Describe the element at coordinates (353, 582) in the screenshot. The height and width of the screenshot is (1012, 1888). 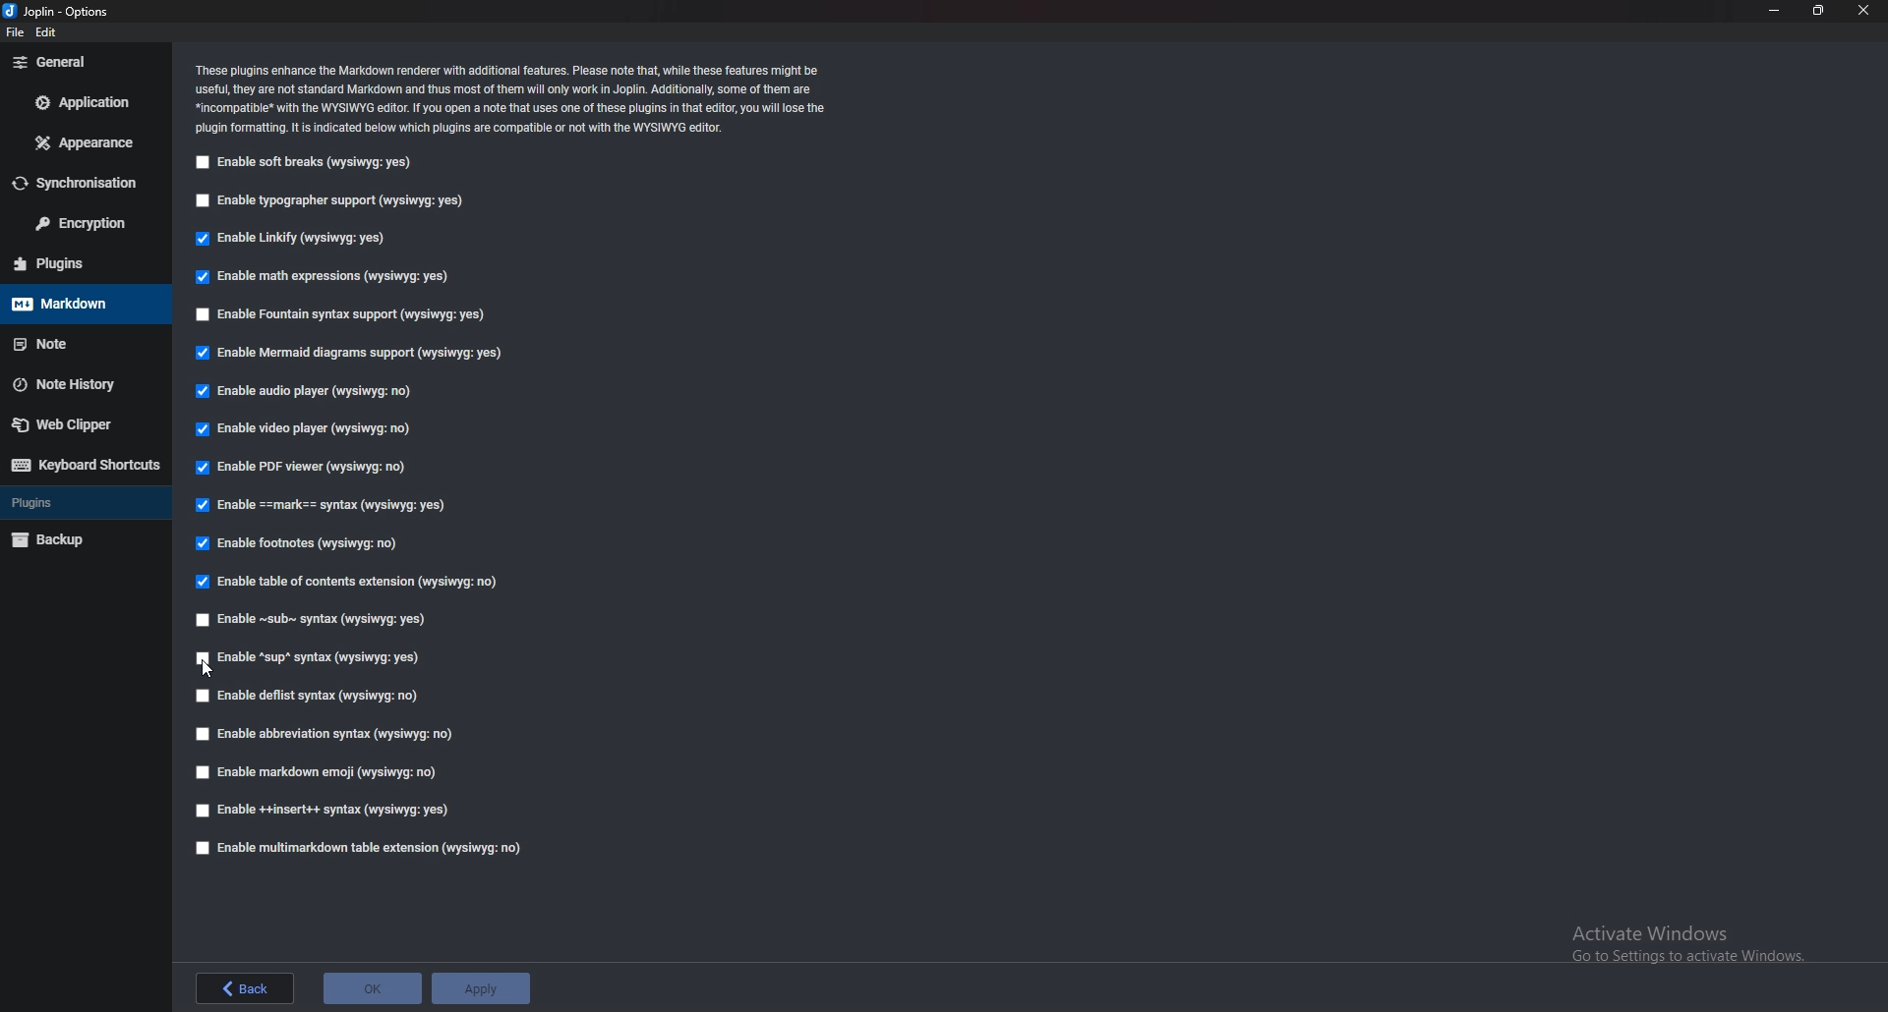
I see `Enable table of contents extension (wysiwyg: no)` at that location.